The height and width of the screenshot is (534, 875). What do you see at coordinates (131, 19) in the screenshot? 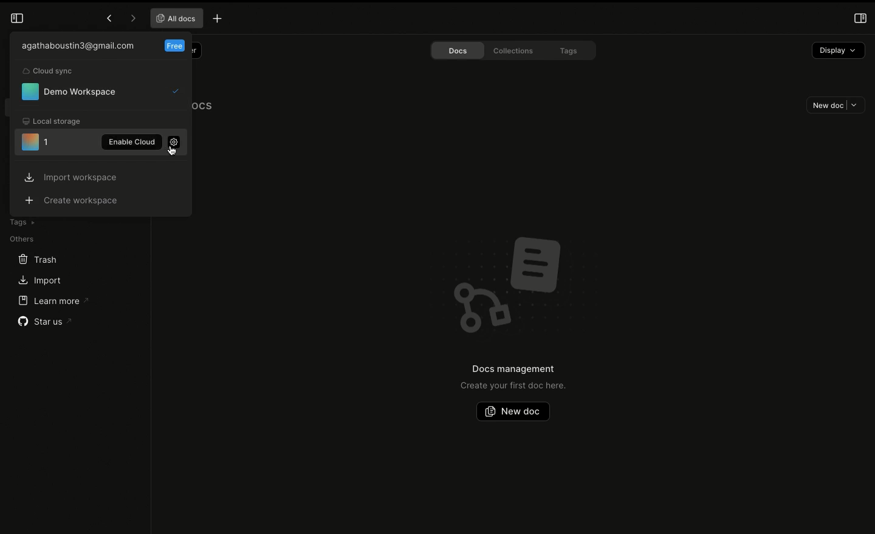
I see `Forward` at bounding box center [131, 19].